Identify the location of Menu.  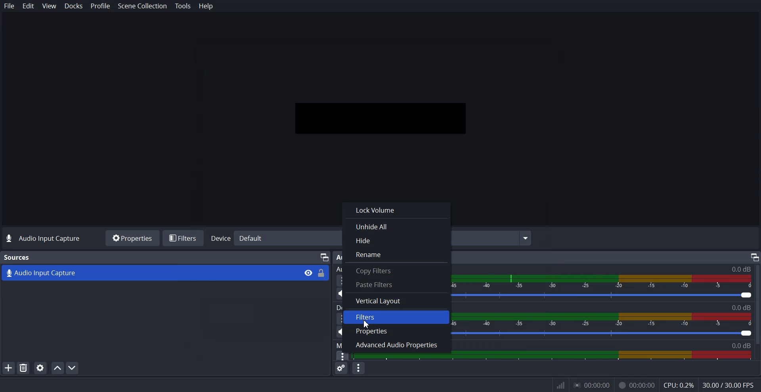
(526, 239).